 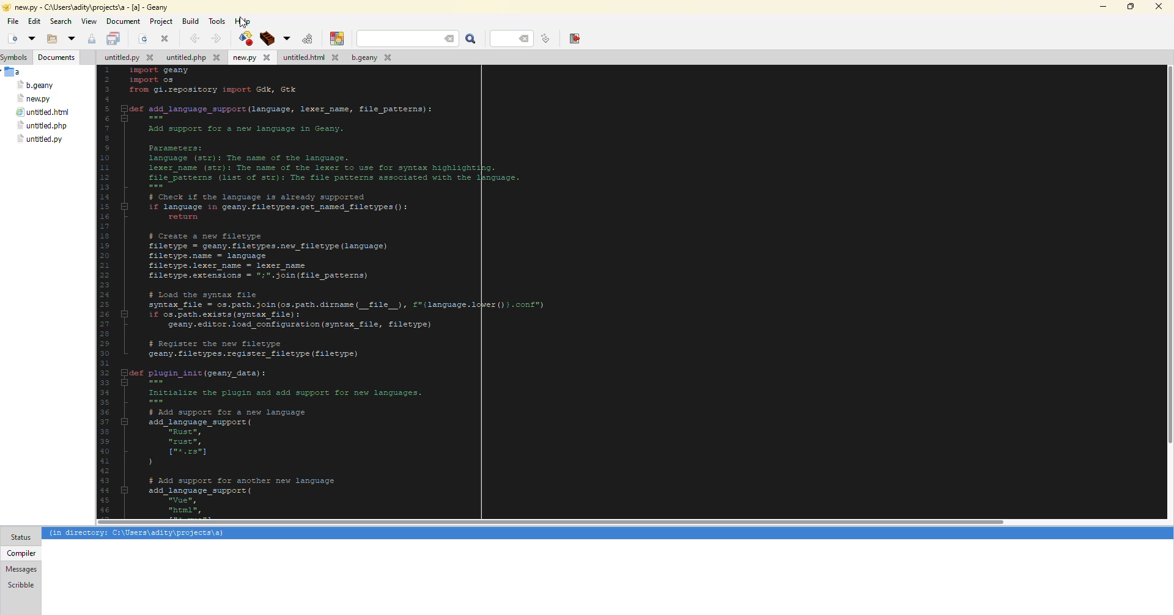 What do you see at coordinates (1101, 7) in the screenshot?
I see `minimize` at bounding box center [1101, 7].